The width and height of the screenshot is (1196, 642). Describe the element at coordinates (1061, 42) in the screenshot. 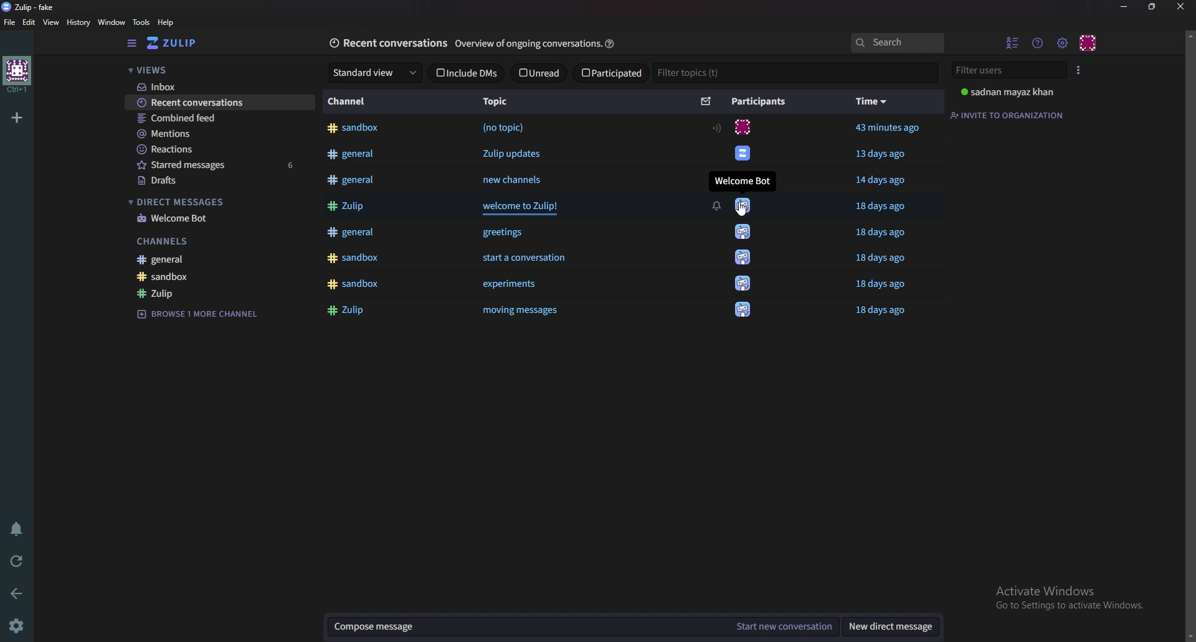

I see `Main menu` at that location.